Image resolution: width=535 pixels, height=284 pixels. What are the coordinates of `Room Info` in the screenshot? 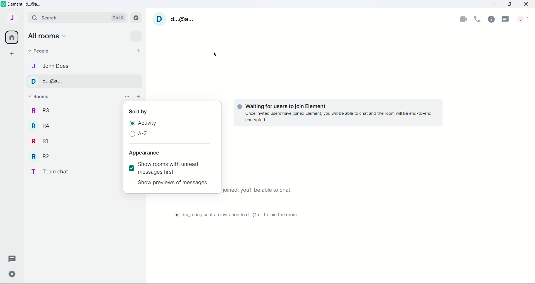 It's located at (491, 19).